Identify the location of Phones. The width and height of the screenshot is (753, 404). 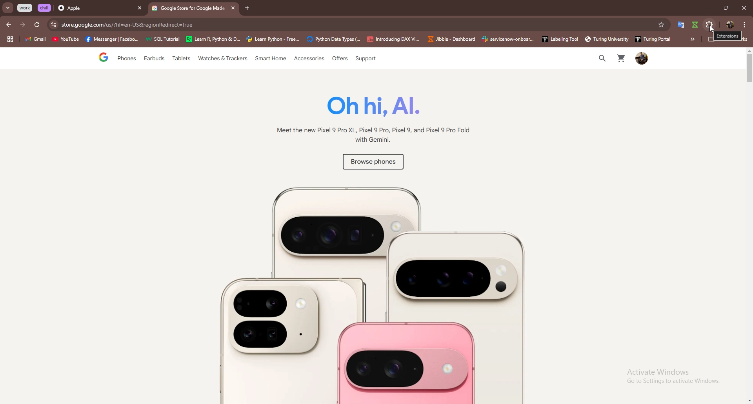
(125, 59).